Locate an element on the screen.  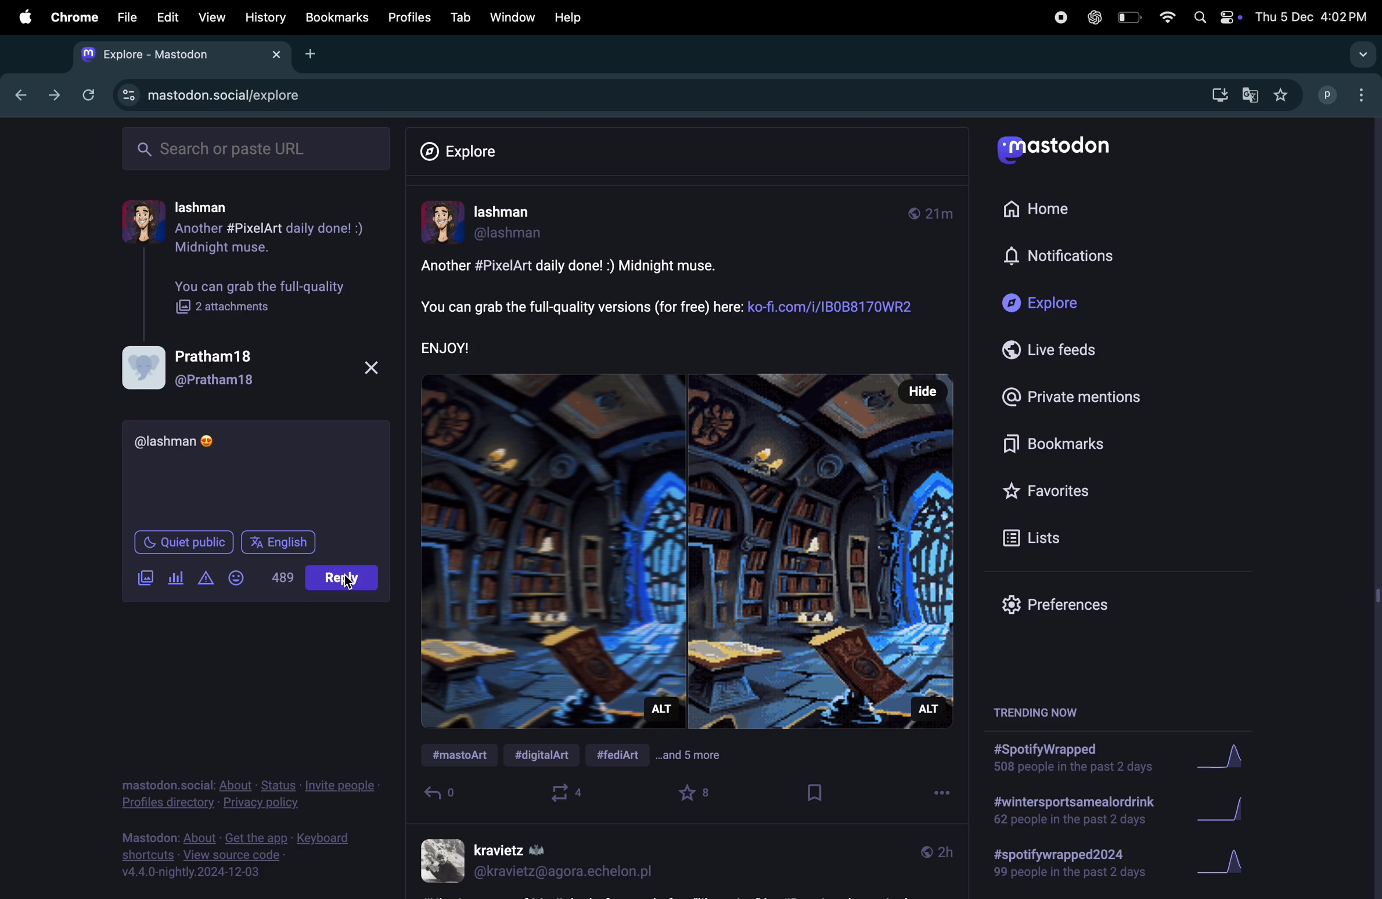
user profile is located at coordinates (256, 229).